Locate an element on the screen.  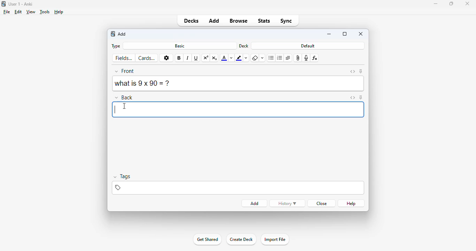
close is located at coordinates (361, 33).